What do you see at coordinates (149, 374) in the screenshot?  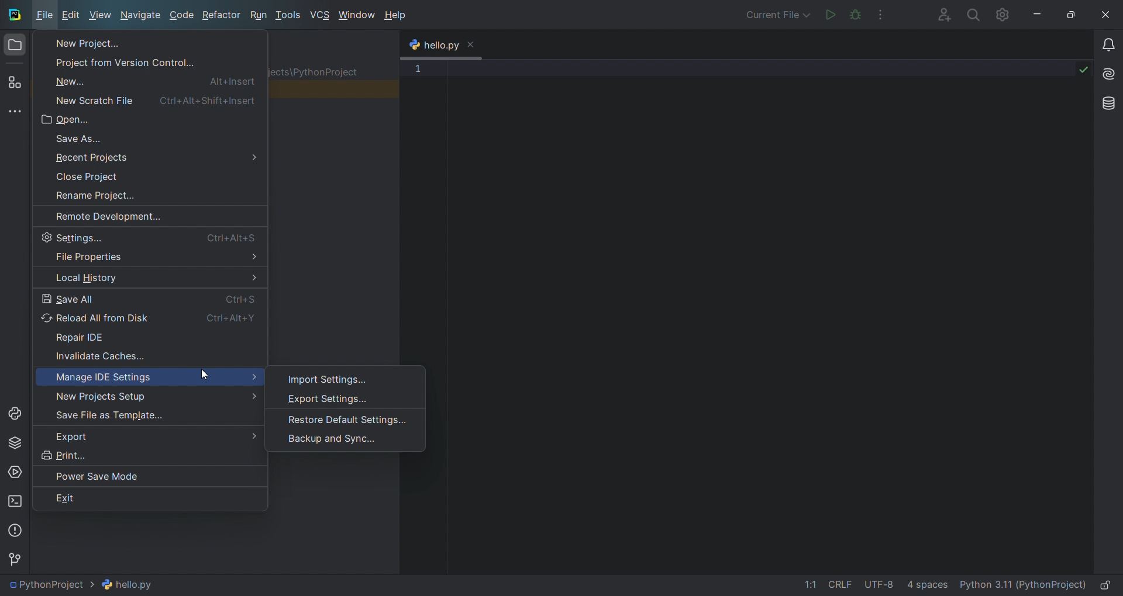 I see `manage ide settings` at bounding box center [149, 374].